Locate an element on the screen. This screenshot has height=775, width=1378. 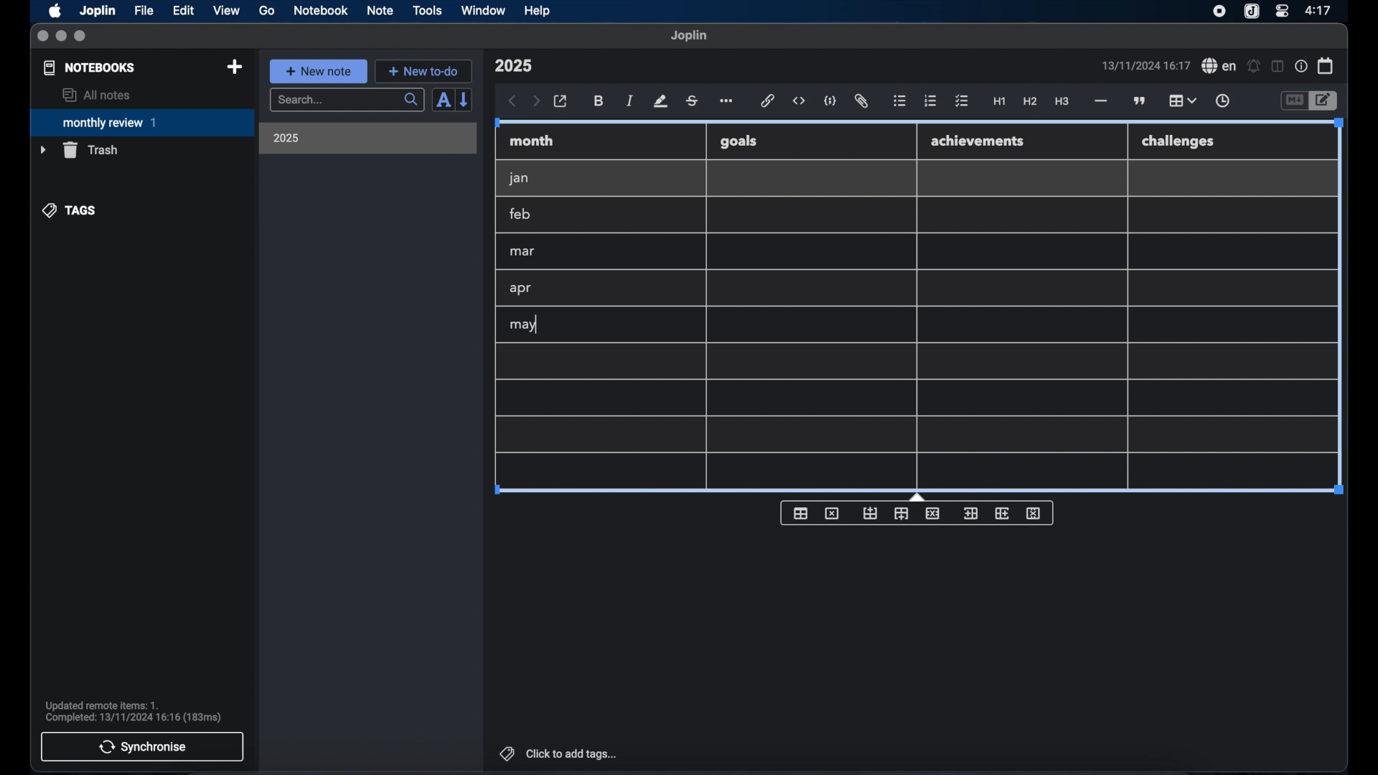
tags is located at coordinates (70, 210).